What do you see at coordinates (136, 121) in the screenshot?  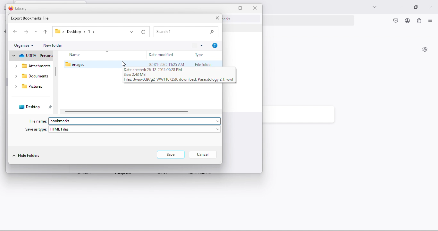 I see `bookmarks` at bounding box center [136, 121].